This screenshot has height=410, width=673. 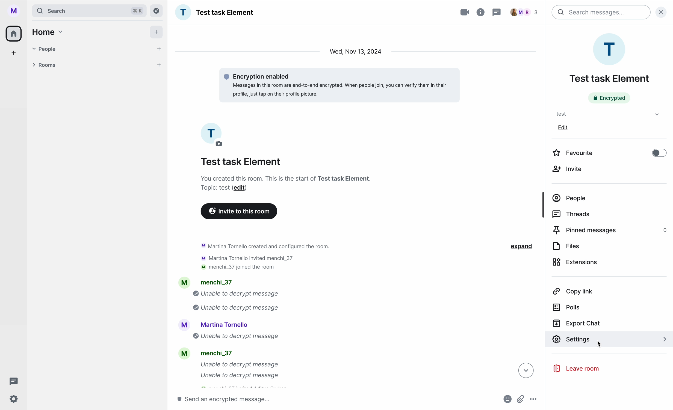 I want to click on cursor, so click(x=599, y=343).